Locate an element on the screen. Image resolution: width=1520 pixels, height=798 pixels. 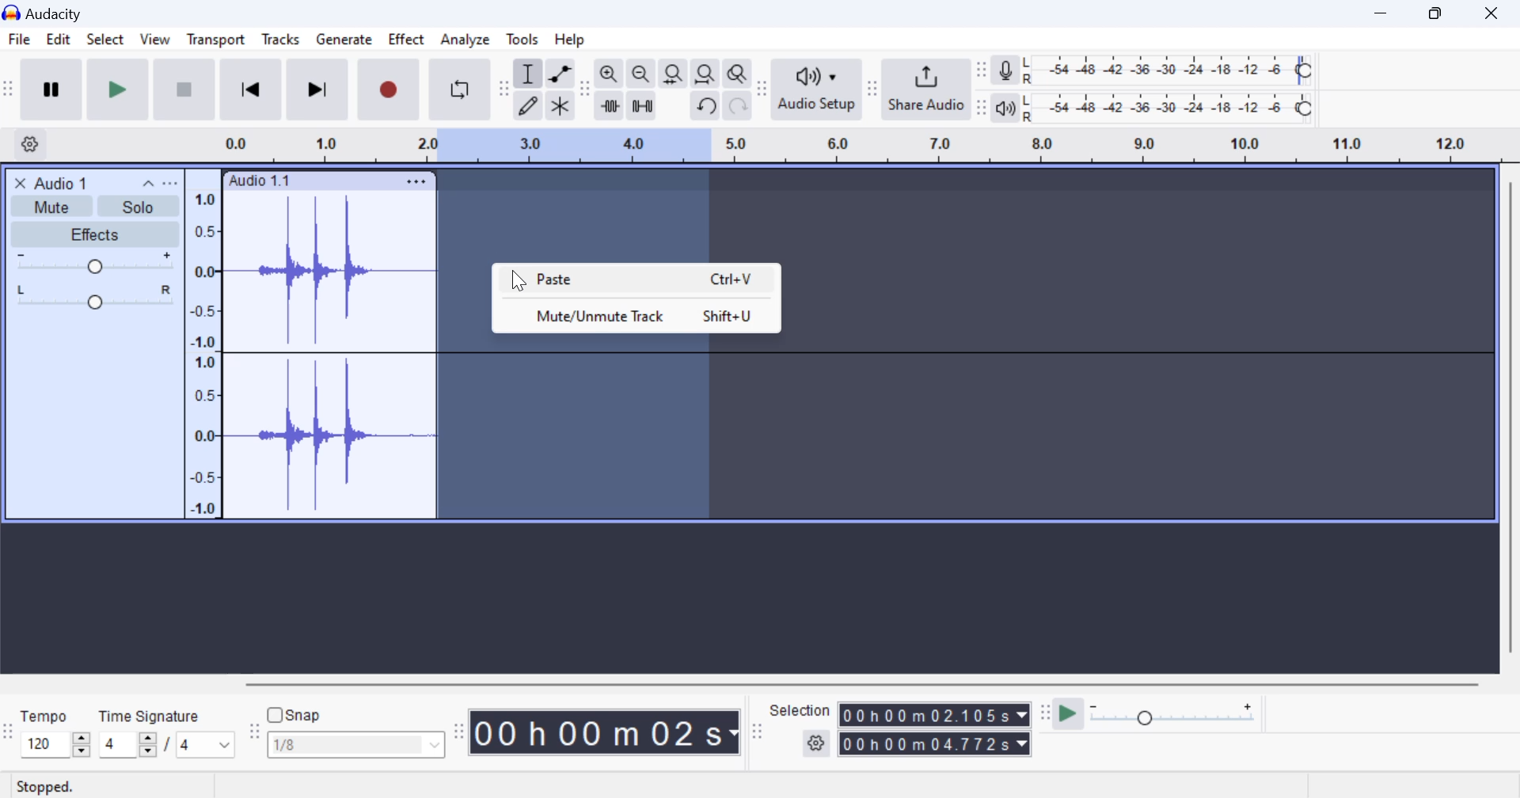
vertical scrollbar is located at coordinates (1509, 424).